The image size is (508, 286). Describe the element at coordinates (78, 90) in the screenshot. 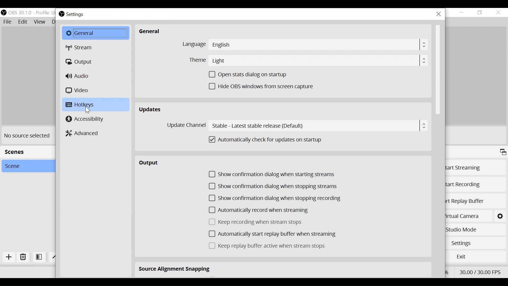

I see `Video` at that location.